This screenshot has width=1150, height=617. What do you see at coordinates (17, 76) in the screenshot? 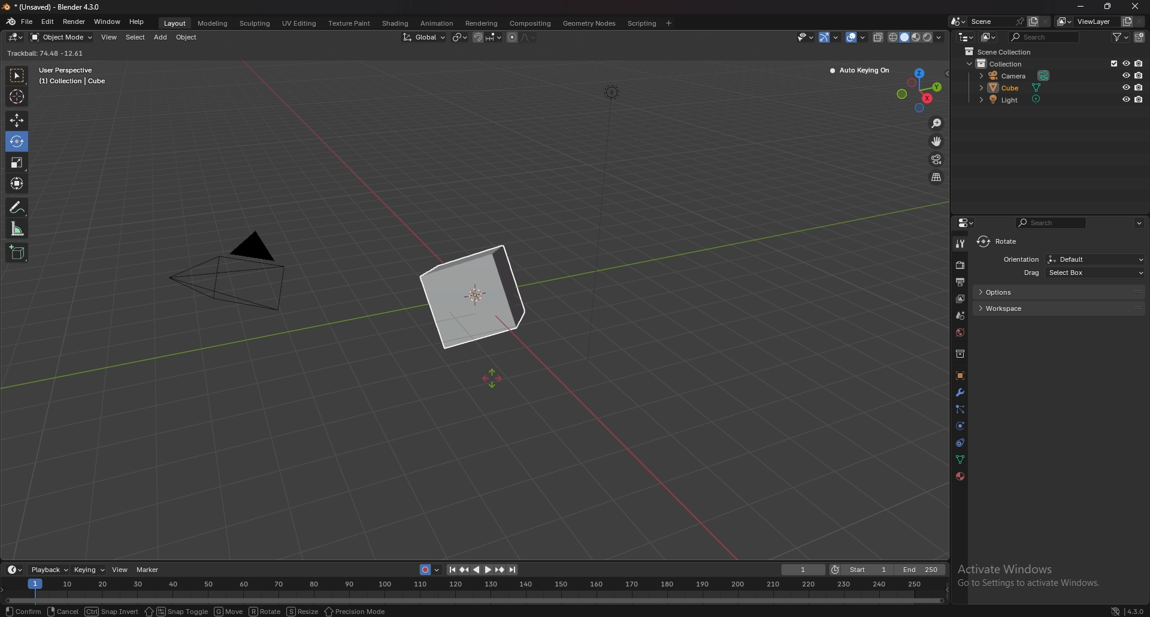
I see `selector` at bounding box center [17, 76].